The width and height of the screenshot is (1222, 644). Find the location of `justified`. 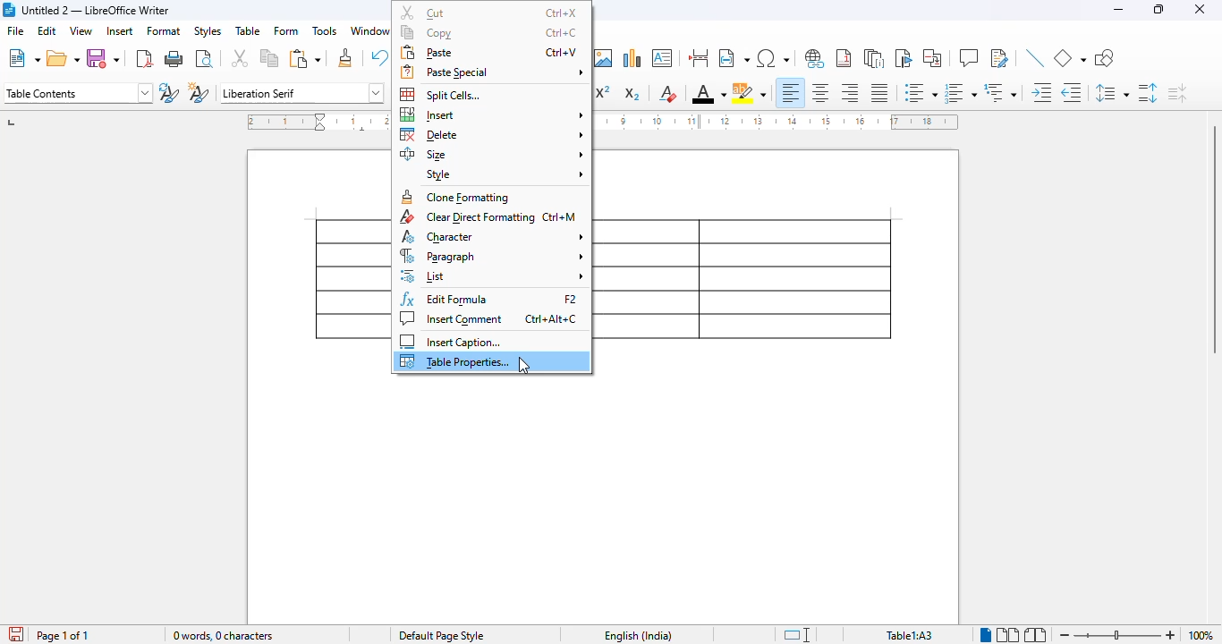

justified is located at coordinates (880, 93).